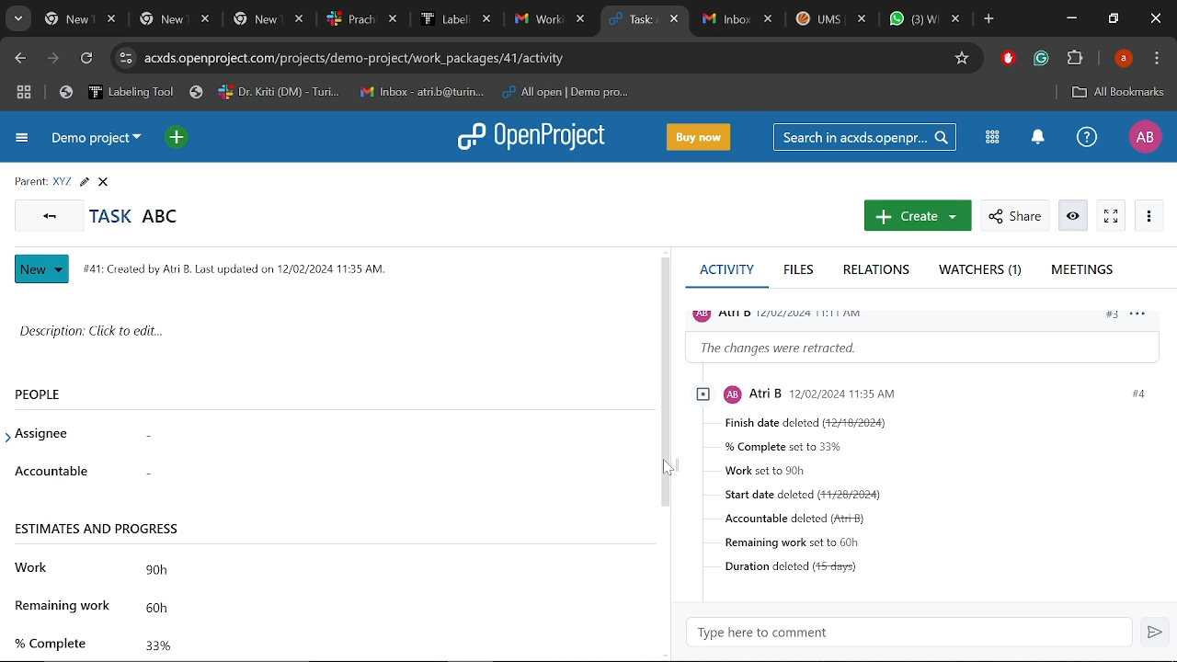 The height and width of the screenshot is (662, 1177). What do you see at coordinates (84, 182) in the screenshot?
I see `Edit task` at bounding box center [84, 182].